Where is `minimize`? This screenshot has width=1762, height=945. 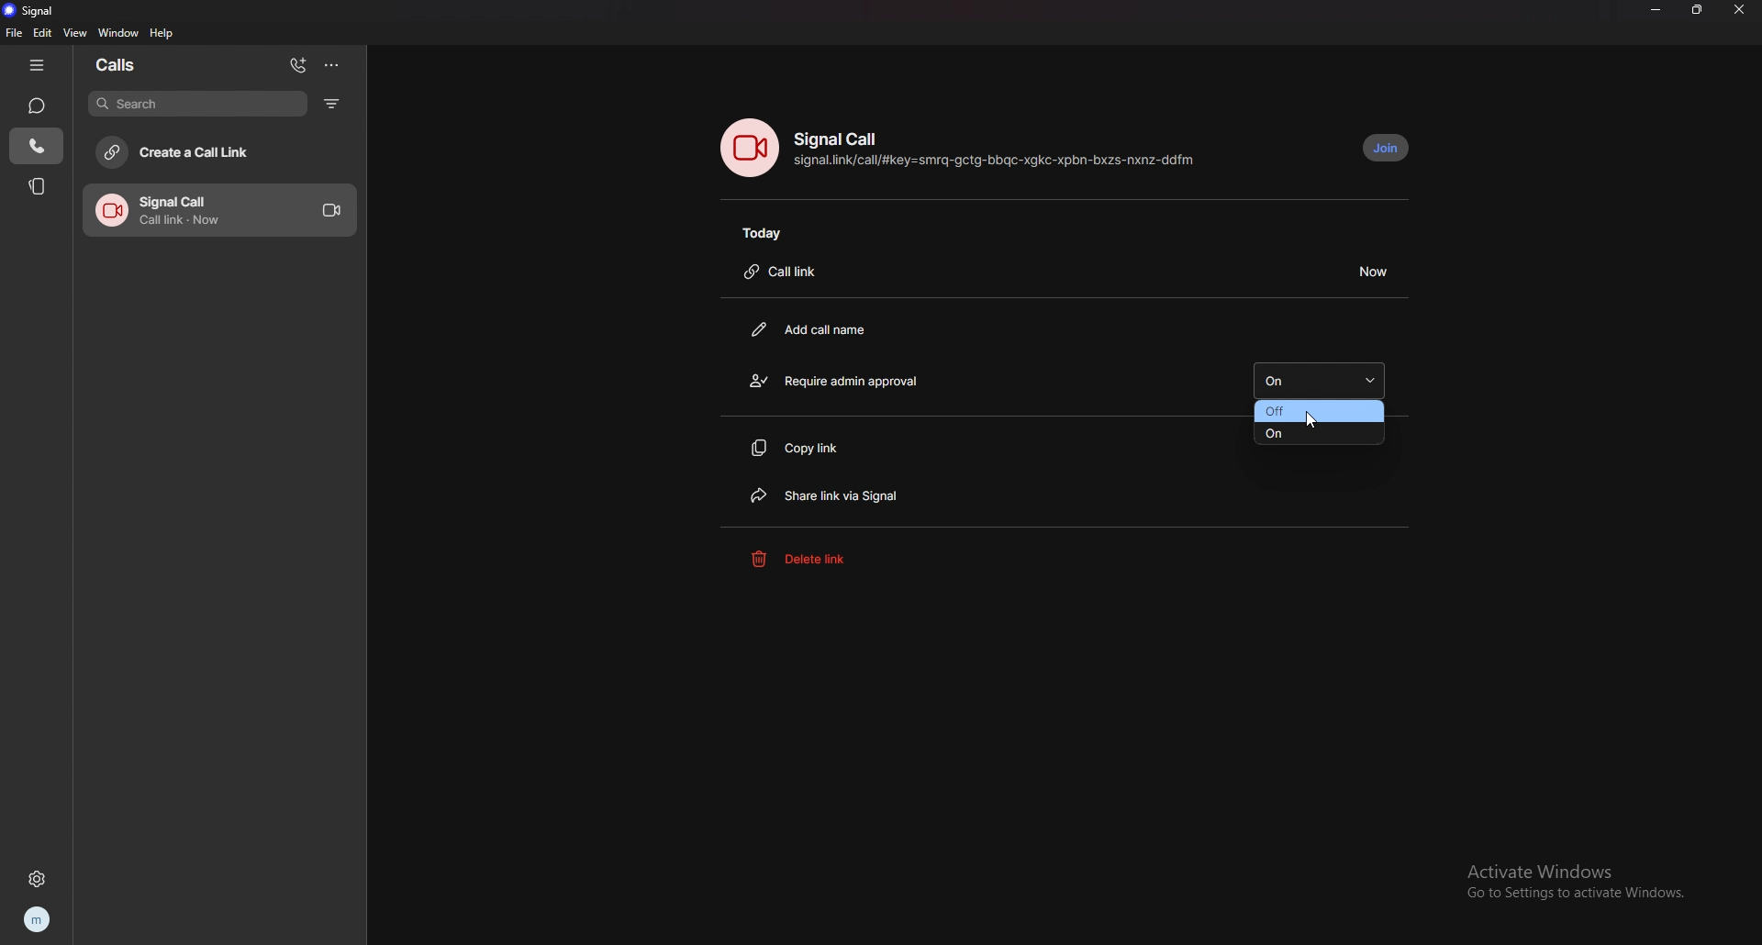
minimize is located at coordinates (1656, 9).